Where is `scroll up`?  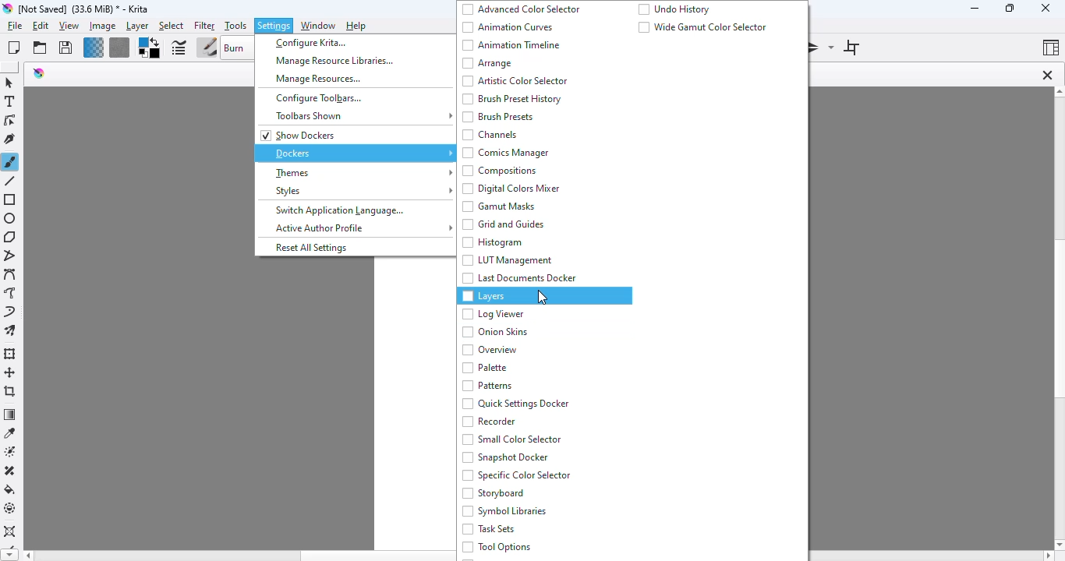
scroll up is located at coordinates (1058, 92).